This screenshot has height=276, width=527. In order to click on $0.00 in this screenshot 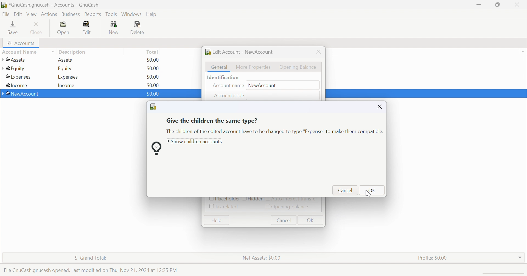, I will do `click(153, 85)`.